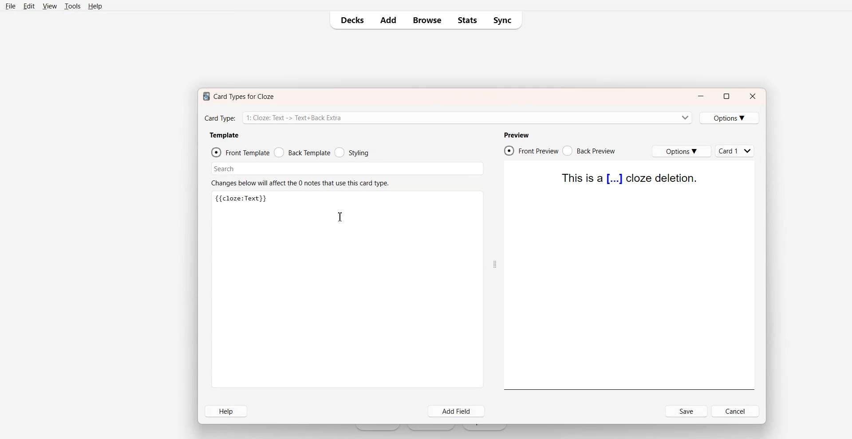  Describe the element at coordinates (736, 151) in the screenshot. I see `Cards` at that location.